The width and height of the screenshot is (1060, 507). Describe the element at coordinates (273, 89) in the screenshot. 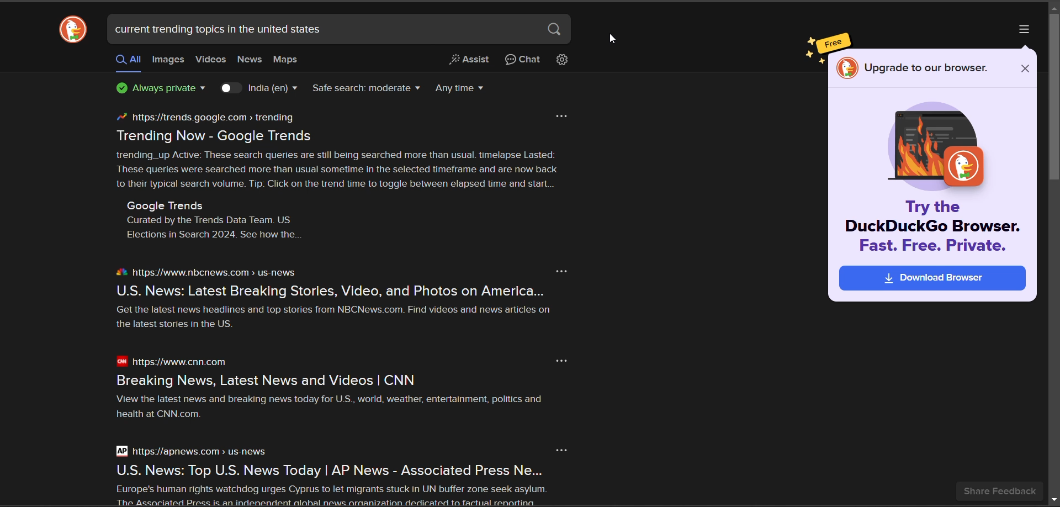

I see `country` at that location.